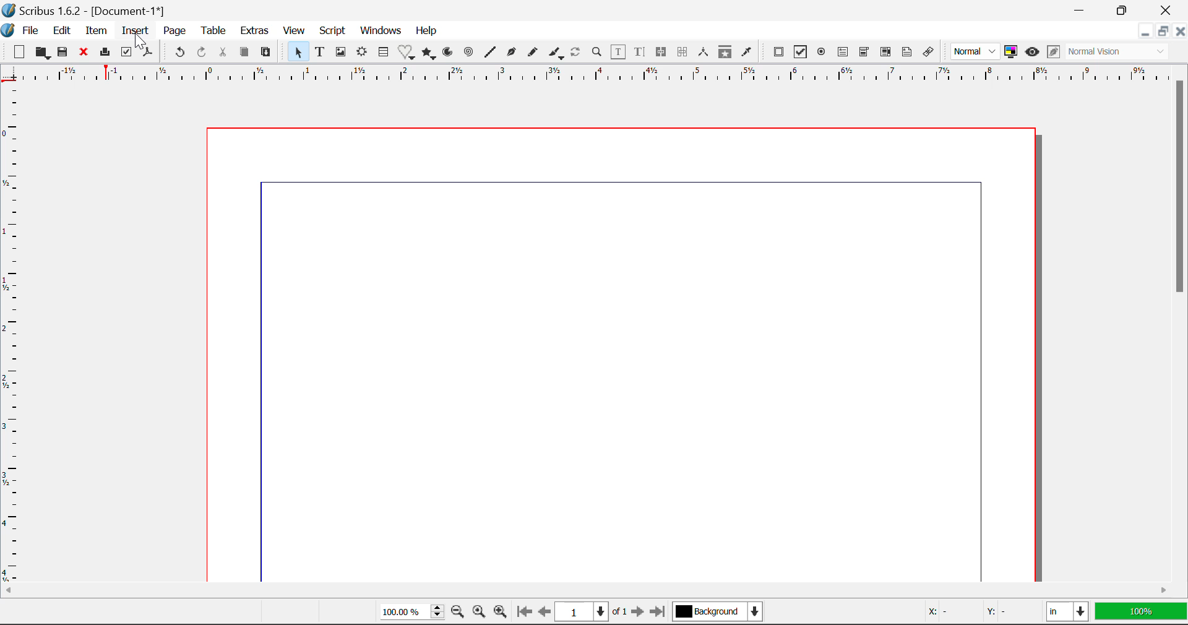 This screenshot has height=625, width=1188. What do you see at coordinates (545, 613) in the screenshot?
I see `Previous` at bounding box center [545, 613].